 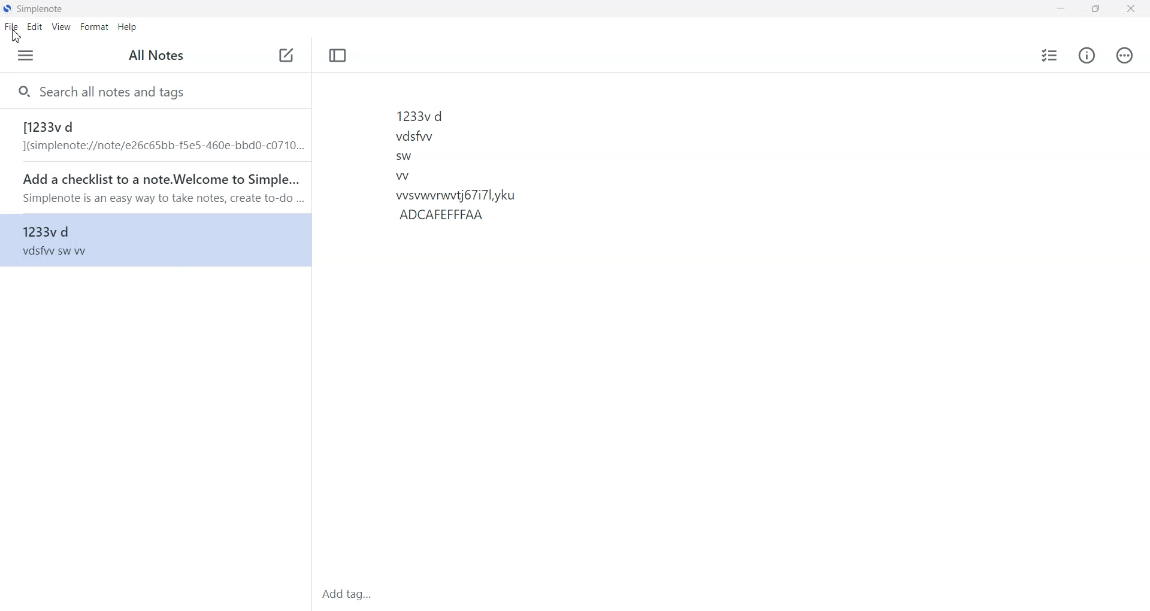 I want to click on Edit, so click(x=34, y=27).